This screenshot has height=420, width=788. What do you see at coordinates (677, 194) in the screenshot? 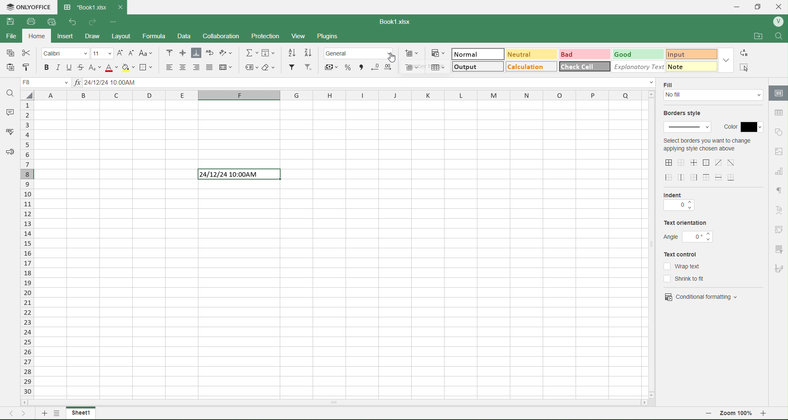
I see `indent` at bounding box center [677, 194].